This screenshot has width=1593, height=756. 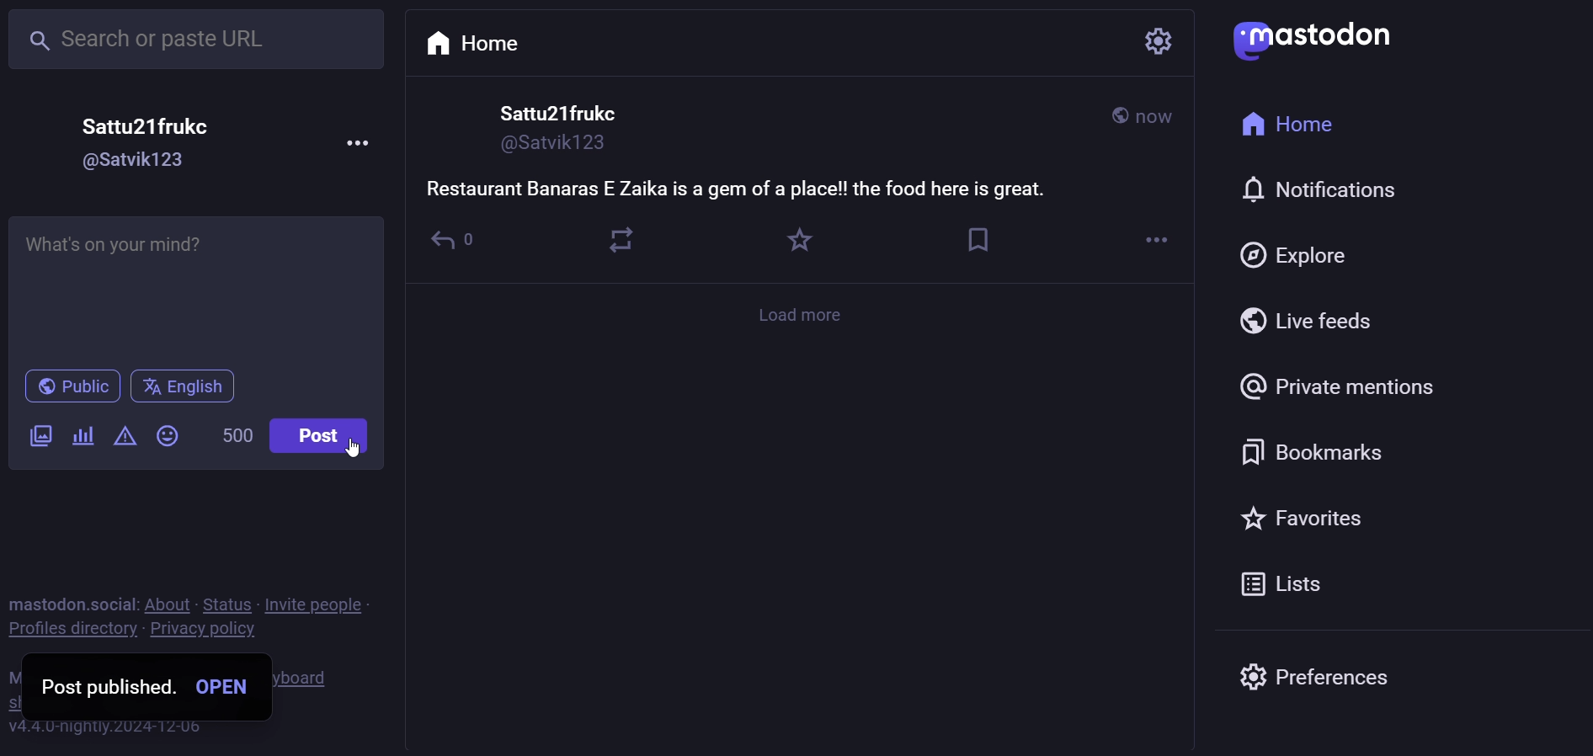 What do you see at coordinates (189, 254) in the screenshot?
I see `What's on your mind?` at bounding box center [189, 254].